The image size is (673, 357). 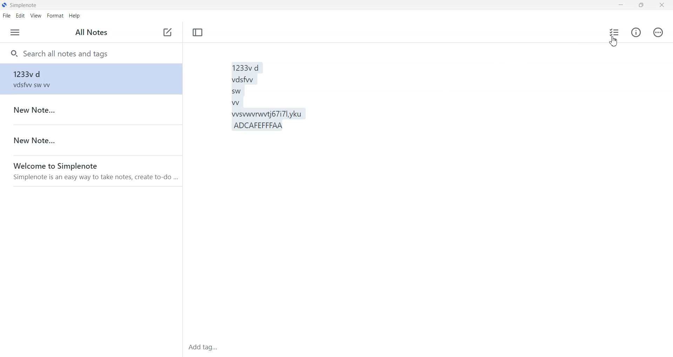 I want to click on New Note, so click(x=91, y=140).